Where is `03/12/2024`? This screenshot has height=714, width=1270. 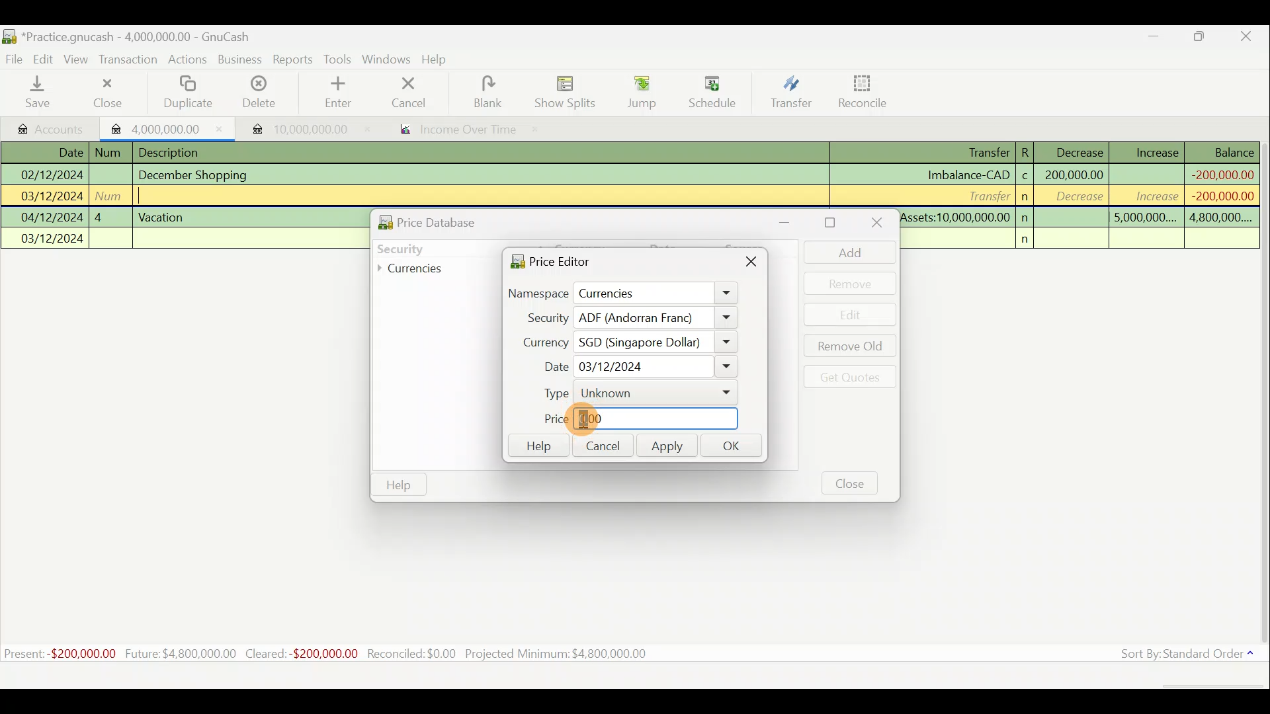 03/12/2024 is located at coordinates (53, 240).